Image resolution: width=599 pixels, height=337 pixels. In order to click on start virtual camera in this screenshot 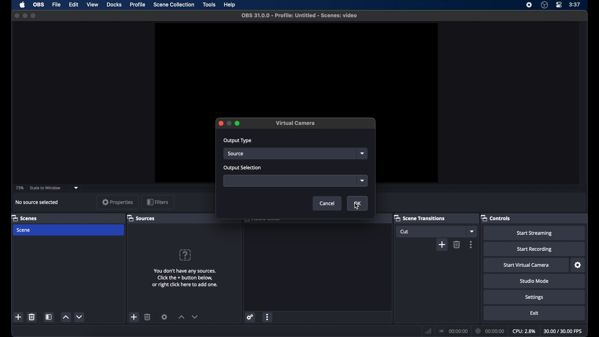, I will do `click(526, 265)`.